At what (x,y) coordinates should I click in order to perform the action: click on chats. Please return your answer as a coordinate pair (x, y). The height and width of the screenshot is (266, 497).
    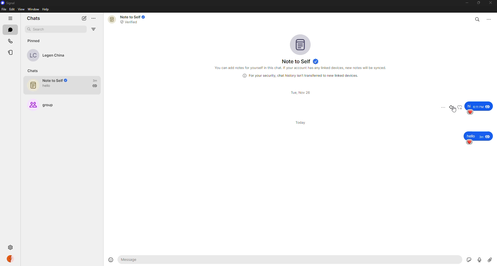
    Looking at the image, I should click on (34, 18).